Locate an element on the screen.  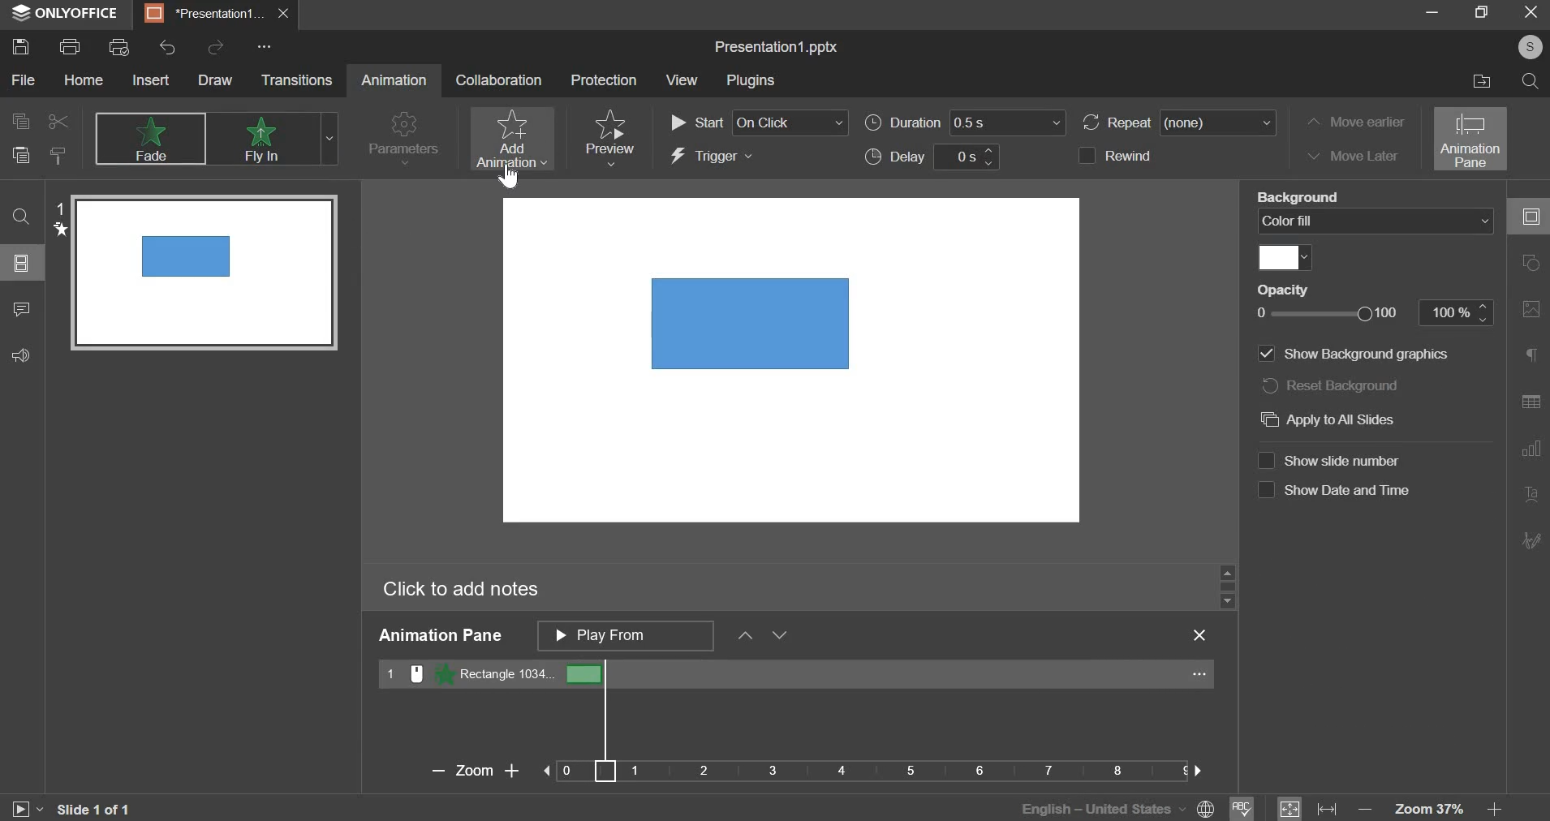
slide layout is located at coordinates (1531, 264).